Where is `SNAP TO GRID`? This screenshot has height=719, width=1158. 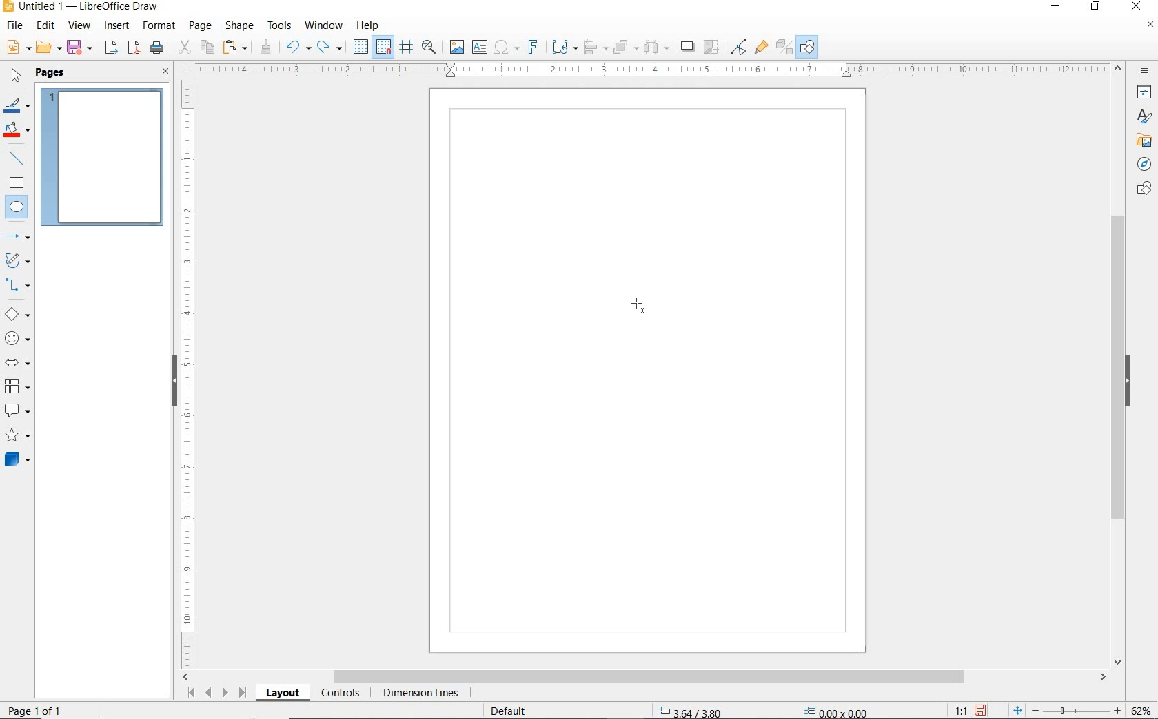 SNAP TO GRID is located at coordinates (383, 47).